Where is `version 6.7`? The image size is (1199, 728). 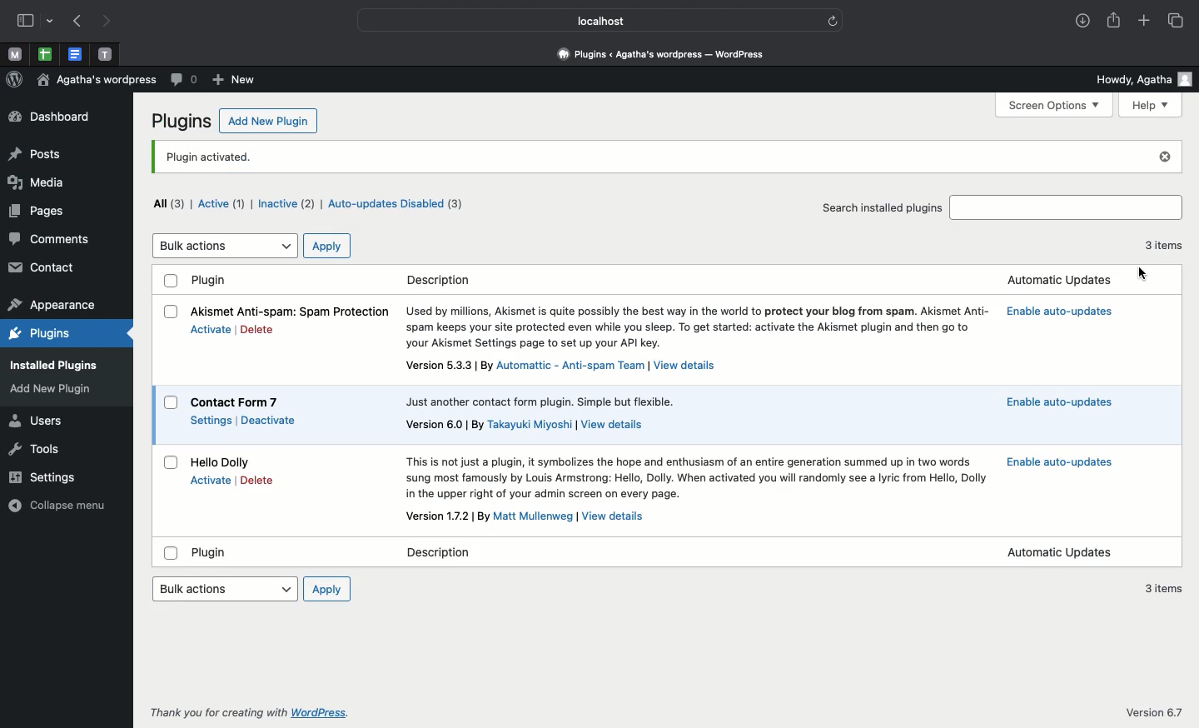
version 6.7 is located at coordinates (1150, 710).